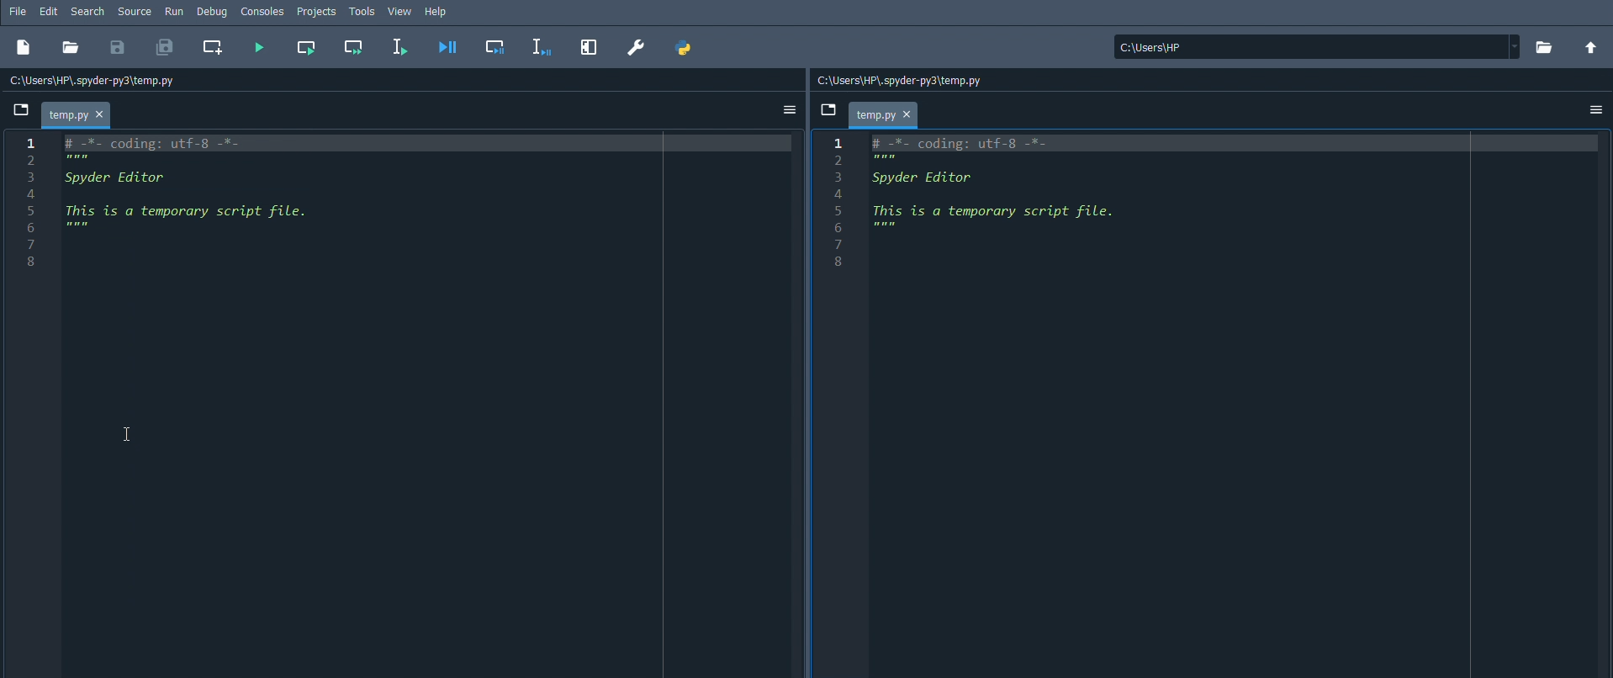 This screenshot has width=1613, height=678. I want to click on Change to working directory, so click(1592, 47).